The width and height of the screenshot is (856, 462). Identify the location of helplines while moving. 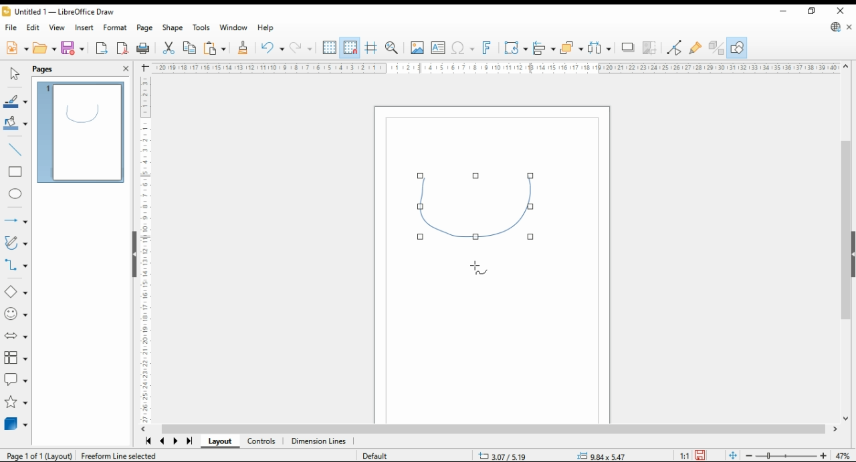
(370, 48).